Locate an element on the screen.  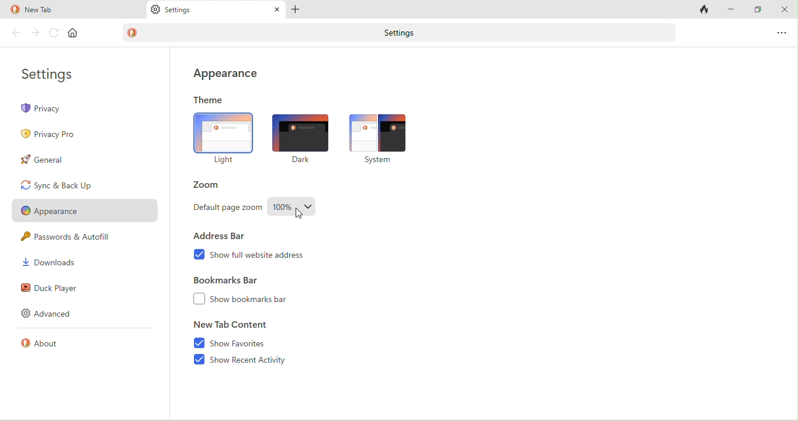
bookmarks bar is located at coordinates (234, 280).